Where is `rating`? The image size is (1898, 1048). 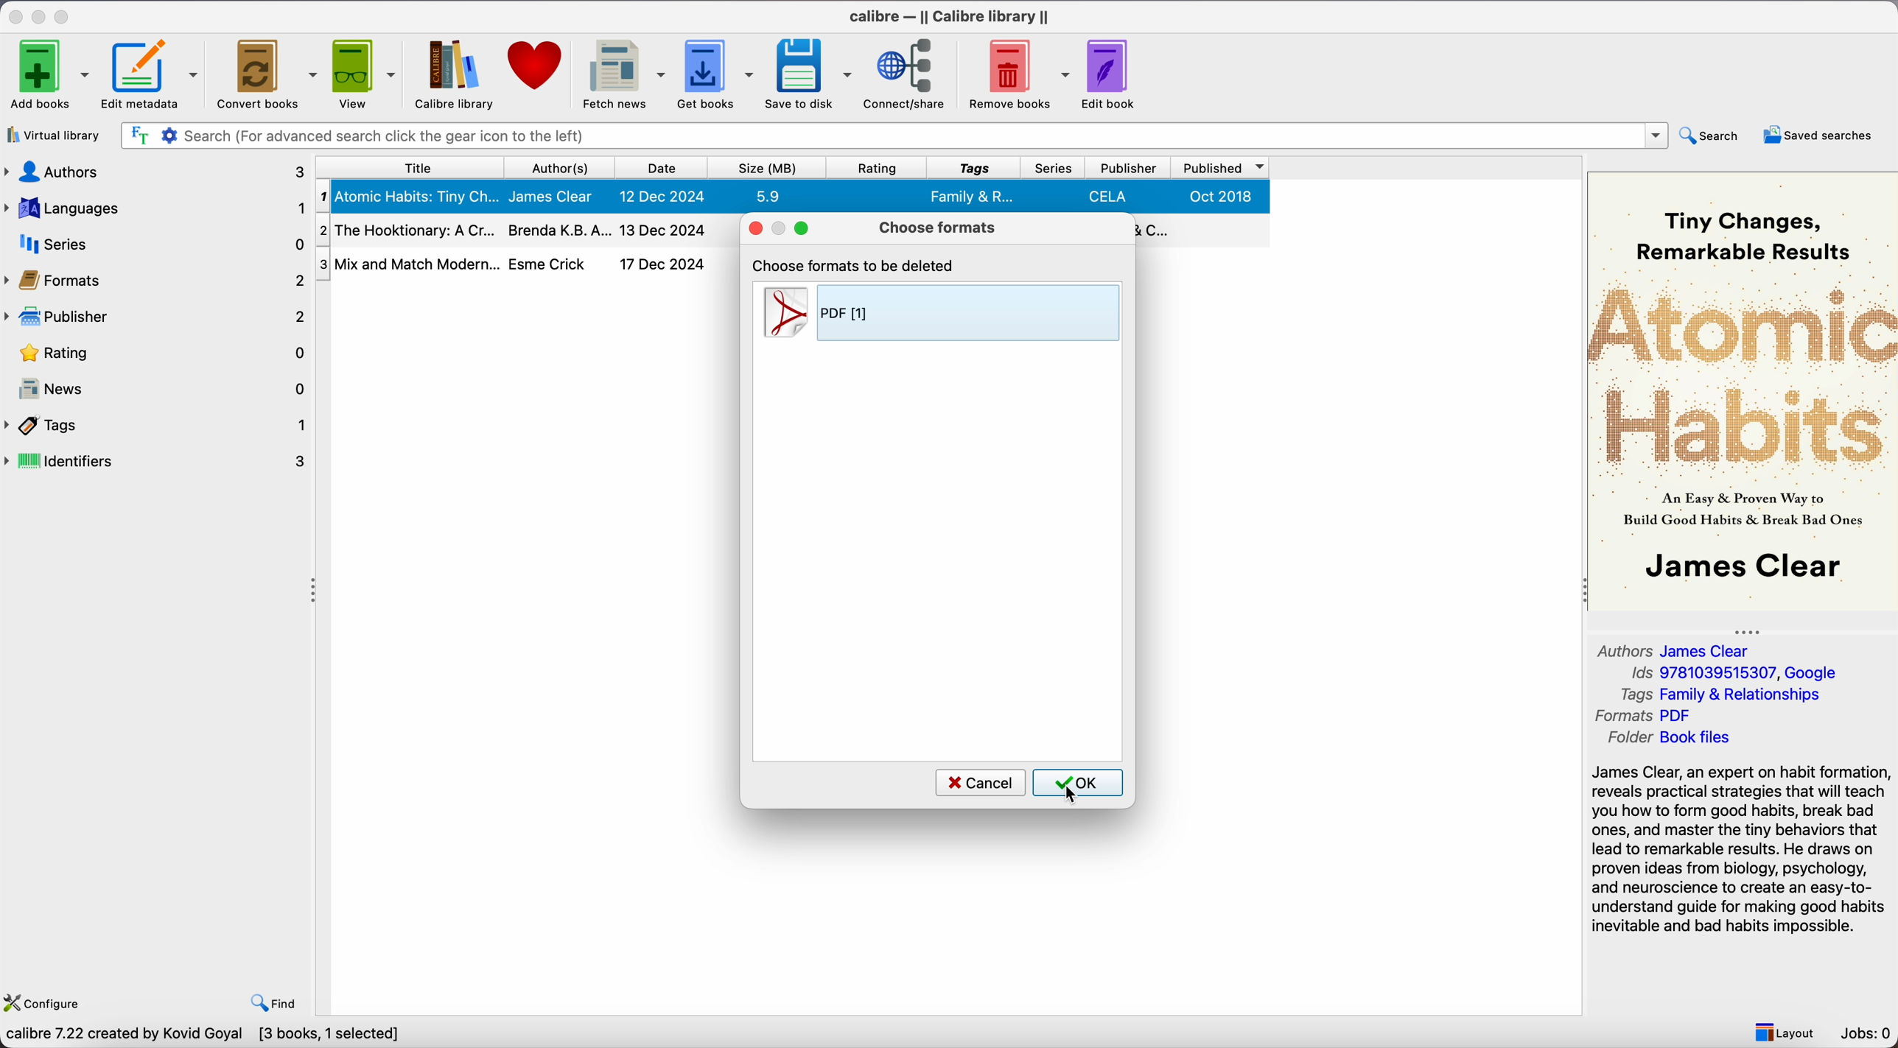 rating is located at coordinates (158, 354).